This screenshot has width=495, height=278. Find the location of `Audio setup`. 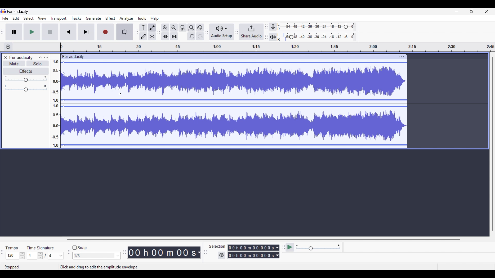

Audio setup is located at coordinates (222, 32).